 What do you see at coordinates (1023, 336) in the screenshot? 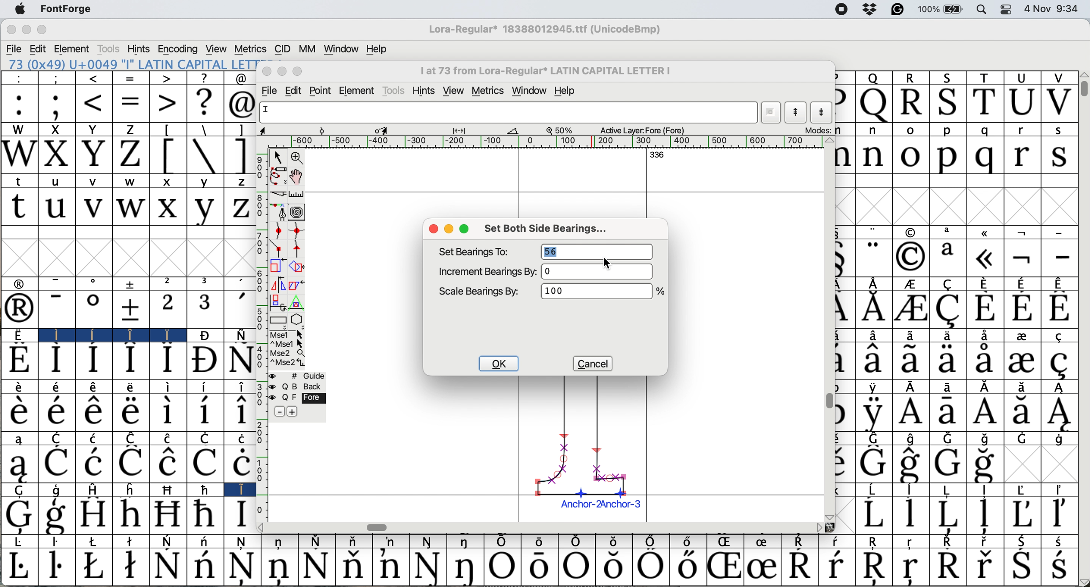
I see `Symbol` at bounding box center [1023, 336].